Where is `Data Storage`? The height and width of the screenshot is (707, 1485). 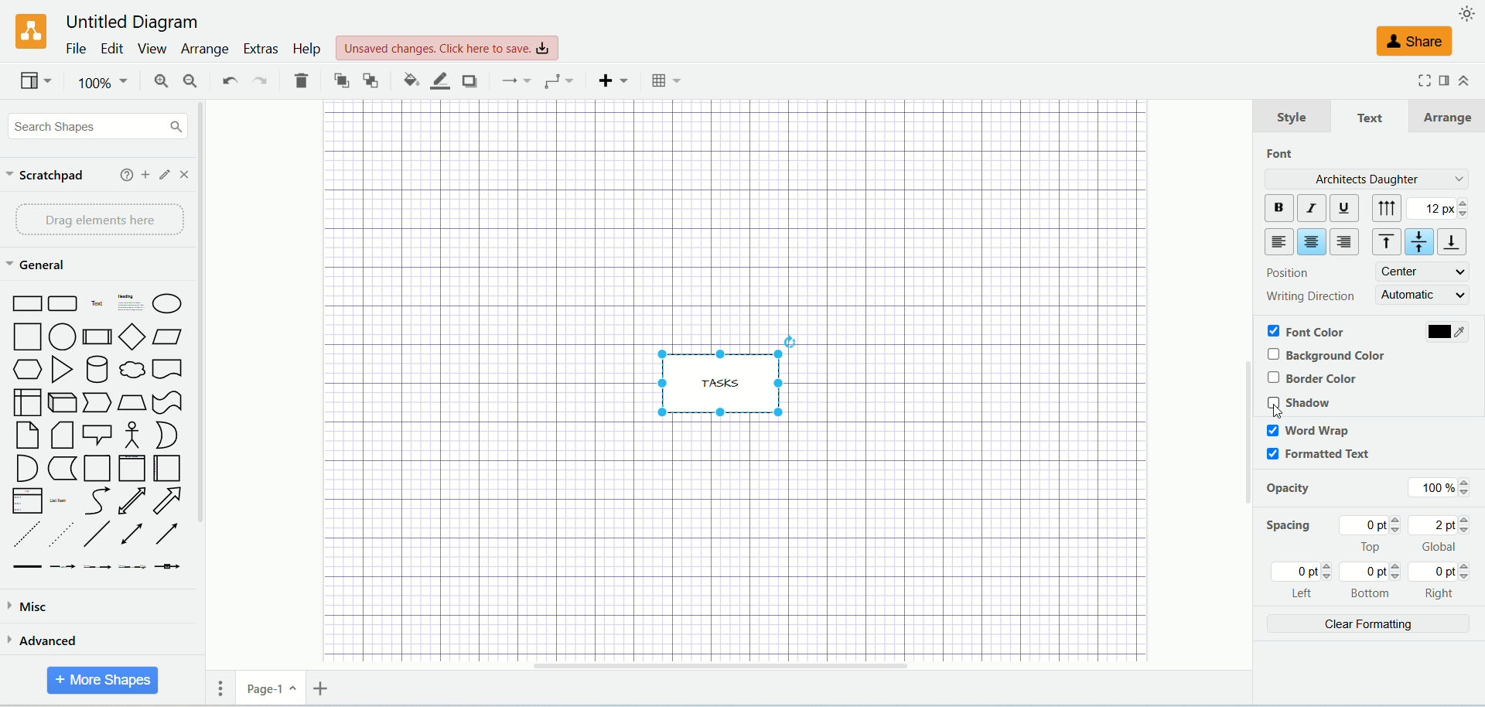 Data Storage is located at coordinates (62, 470).